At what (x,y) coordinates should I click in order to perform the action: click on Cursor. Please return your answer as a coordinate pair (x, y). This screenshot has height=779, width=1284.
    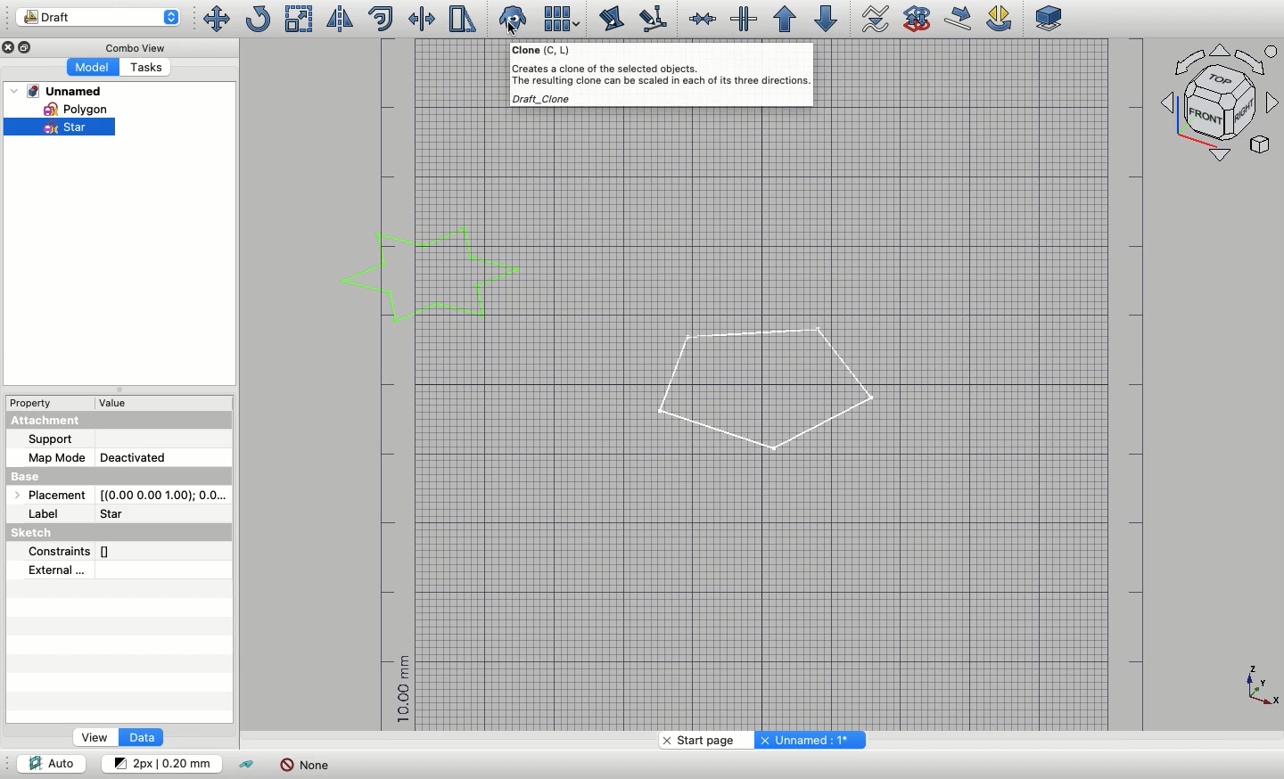
    Looking at the image, I should click on (508, 26).